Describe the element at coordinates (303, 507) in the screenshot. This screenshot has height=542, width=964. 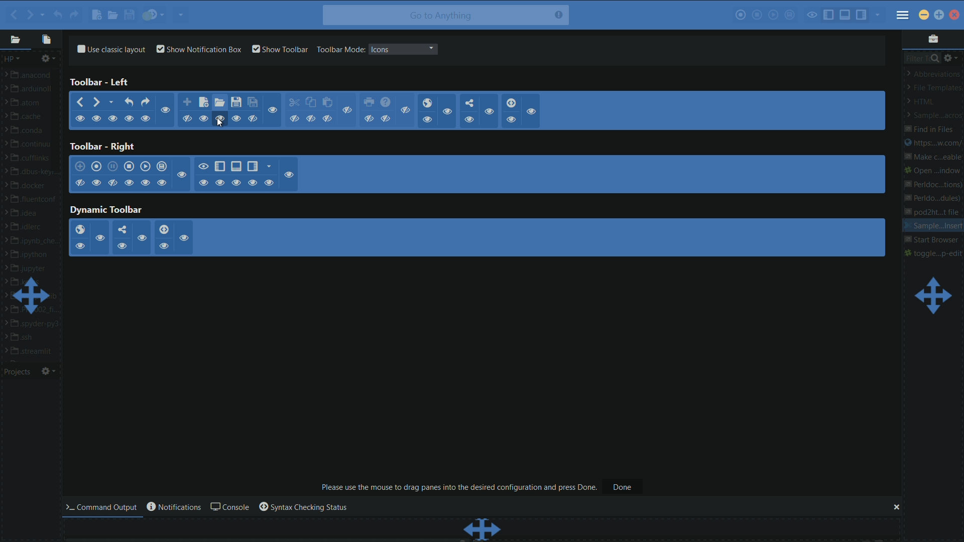
I see `syntax checking status` at that location.